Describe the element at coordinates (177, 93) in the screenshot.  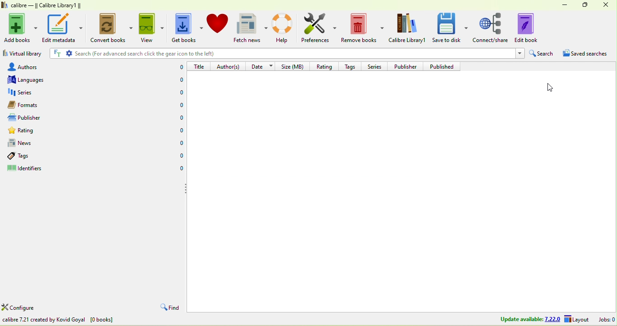
I see `0` at that location.